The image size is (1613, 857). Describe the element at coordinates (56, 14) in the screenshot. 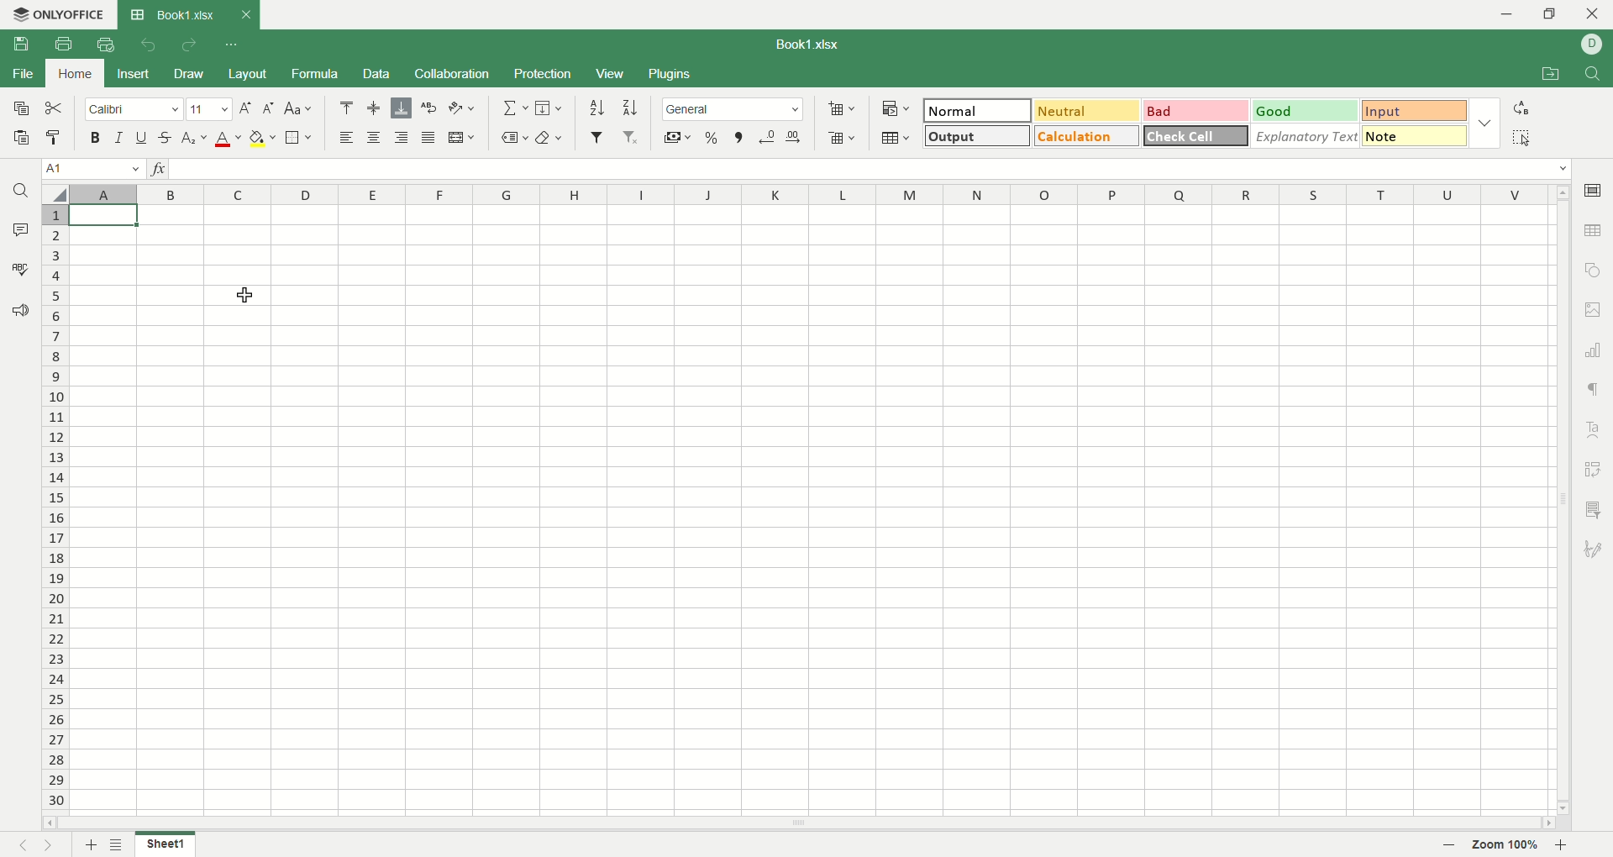

I see `ONLYOFFICE` at that location.